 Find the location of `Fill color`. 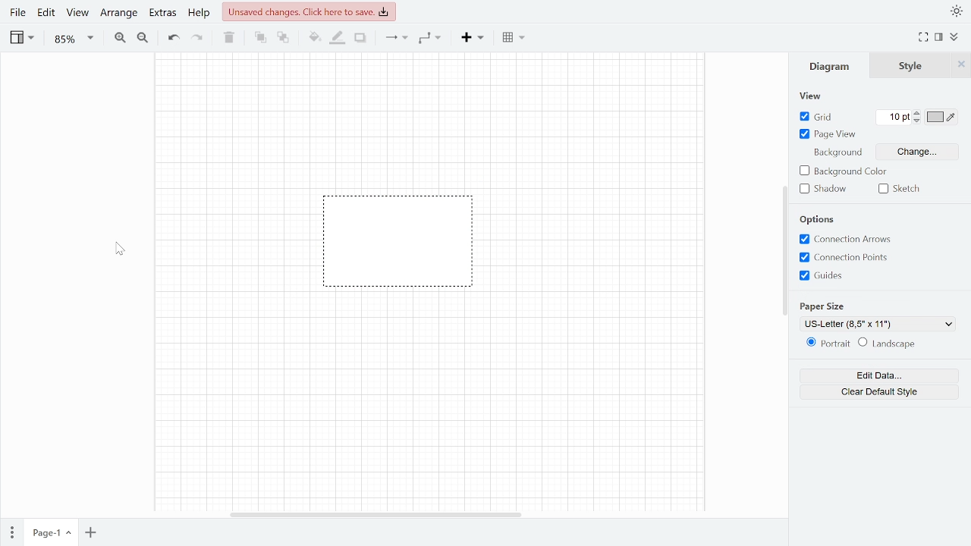

Fill color is located at coordinates (314, 39).